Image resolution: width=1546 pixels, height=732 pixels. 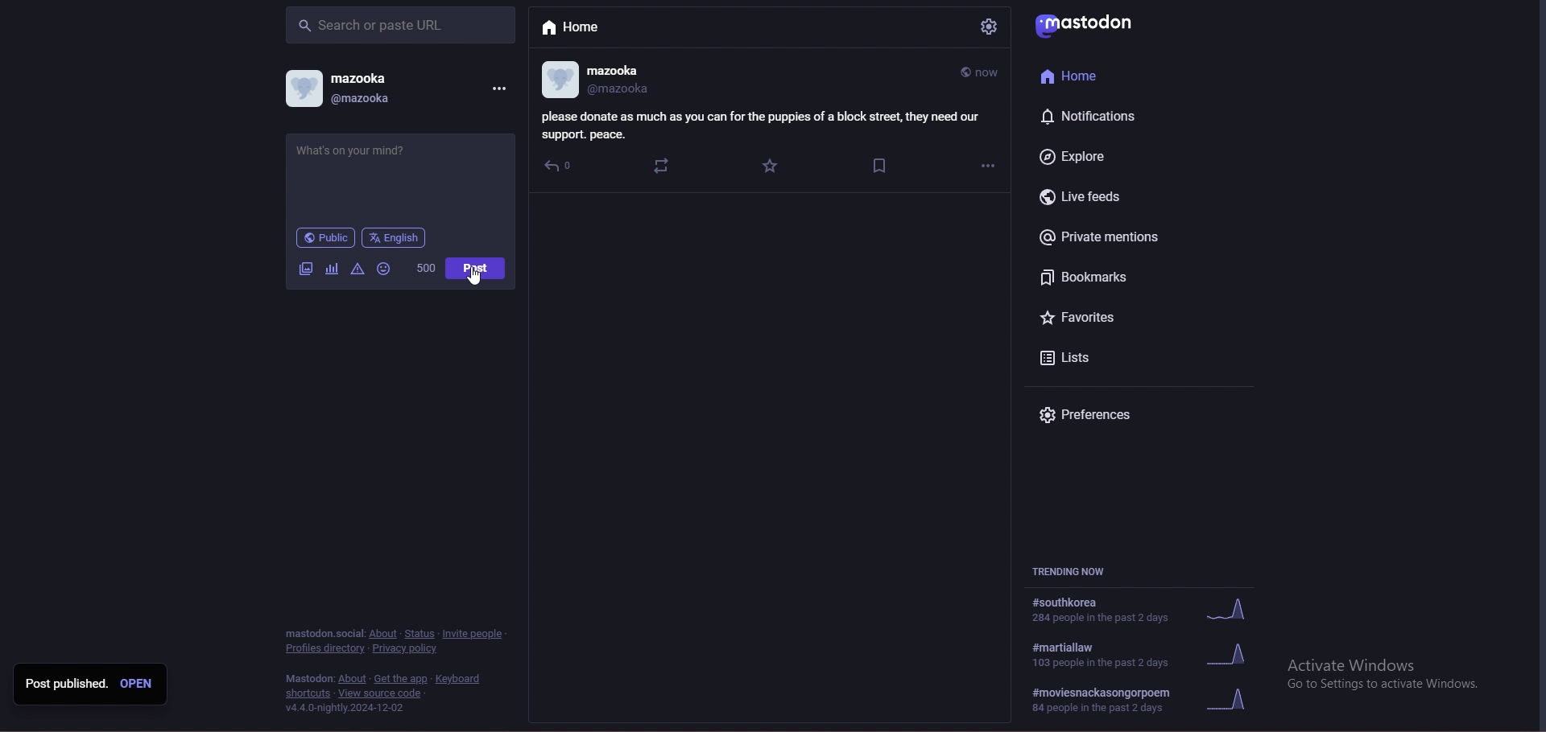 I want to click on mazooka, so click(x=363, y=78).